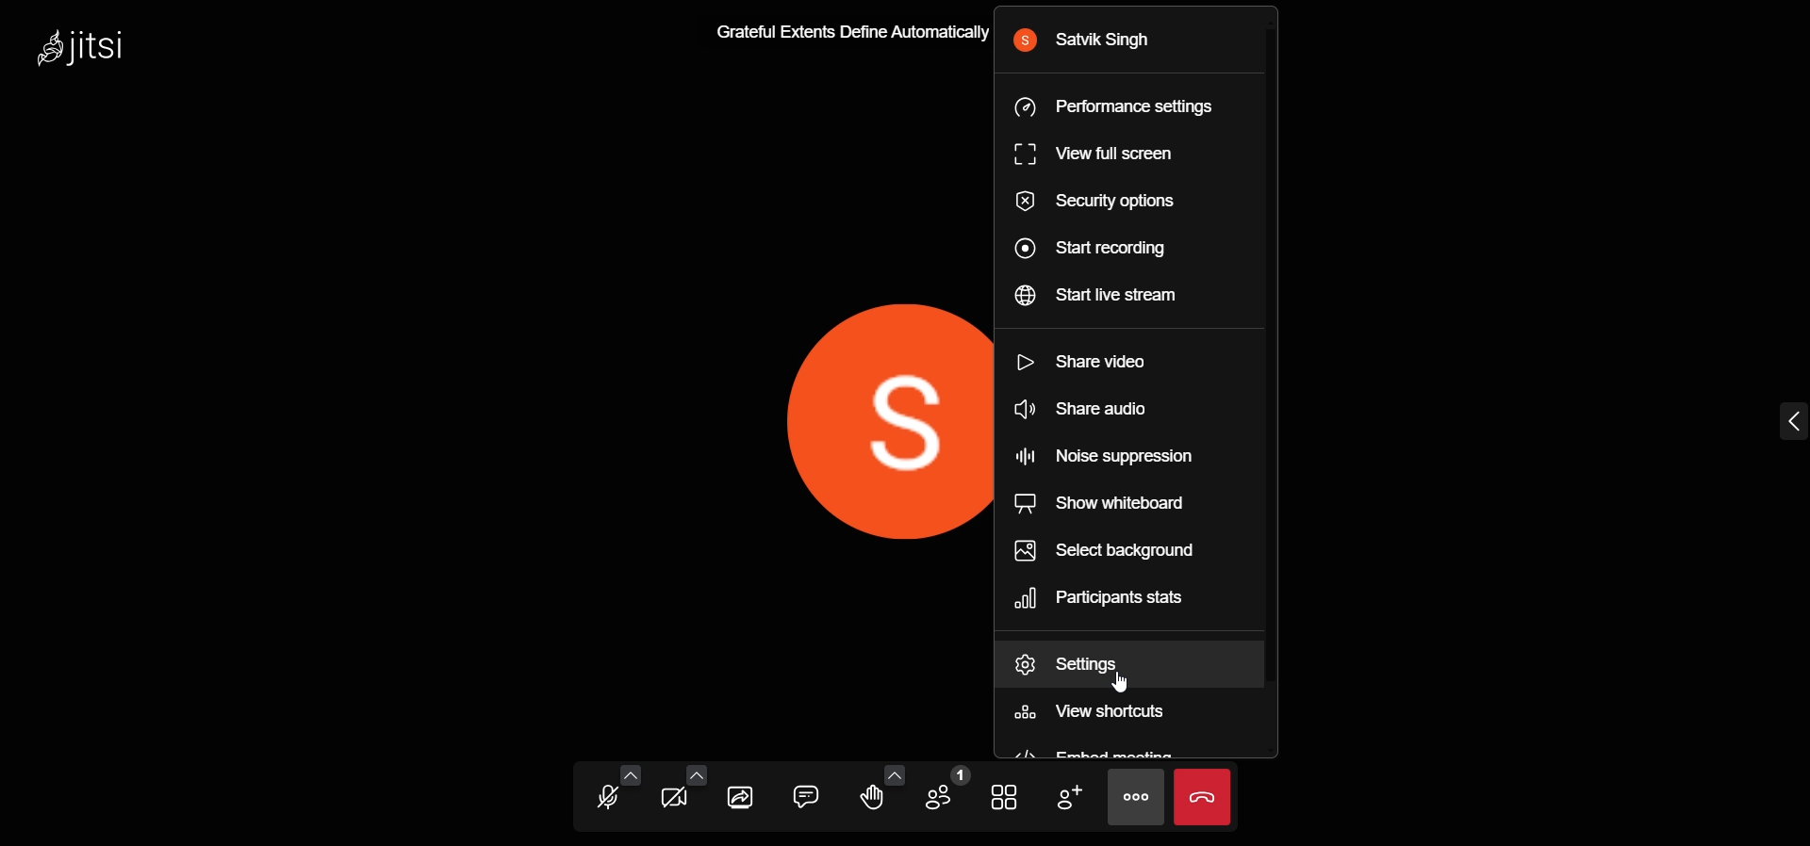  What do you see at coordinates (1096, 296) in the screenshot?
I see `start live stream` at bounding box center [1096, 296].